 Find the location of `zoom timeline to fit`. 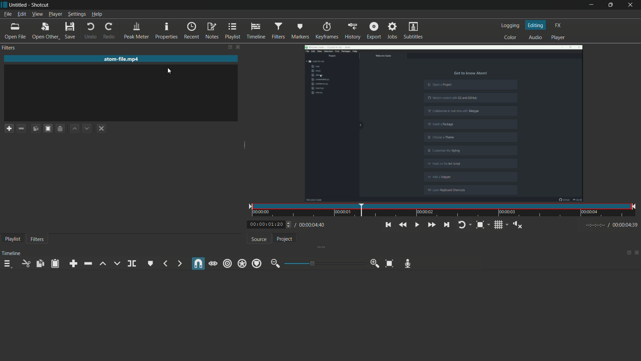

zoom timeline to fit is located at coordinates (389, 264).